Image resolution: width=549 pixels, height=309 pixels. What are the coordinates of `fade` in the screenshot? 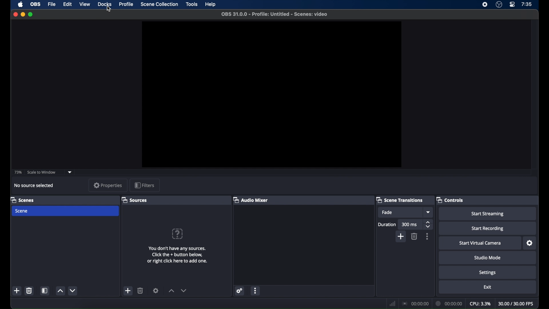 It's located at (400, 212).